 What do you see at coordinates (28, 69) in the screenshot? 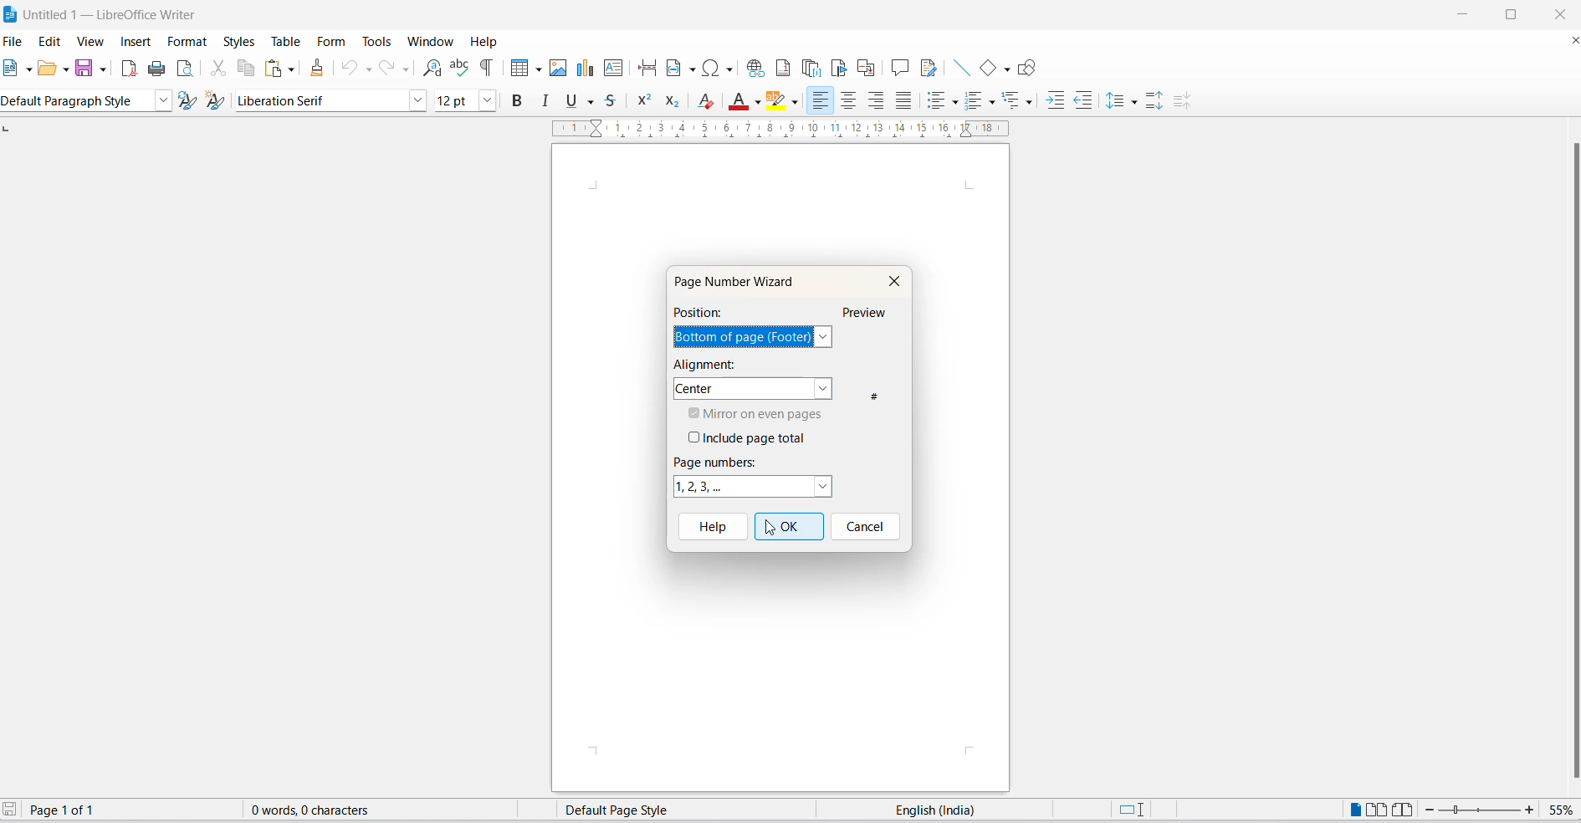
I see `new file options` at bounding box center [28, 69].